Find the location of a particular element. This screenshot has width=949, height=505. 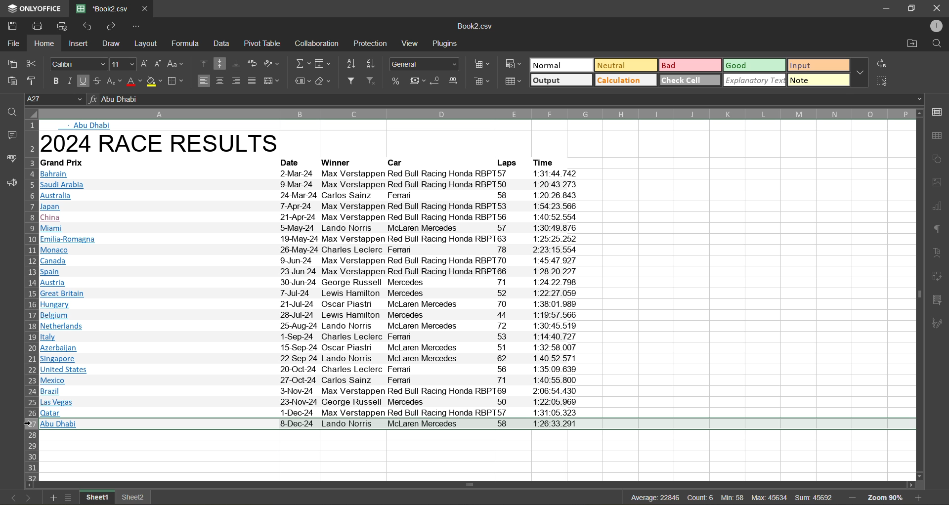

accounting is located at coordinates (416, 81).